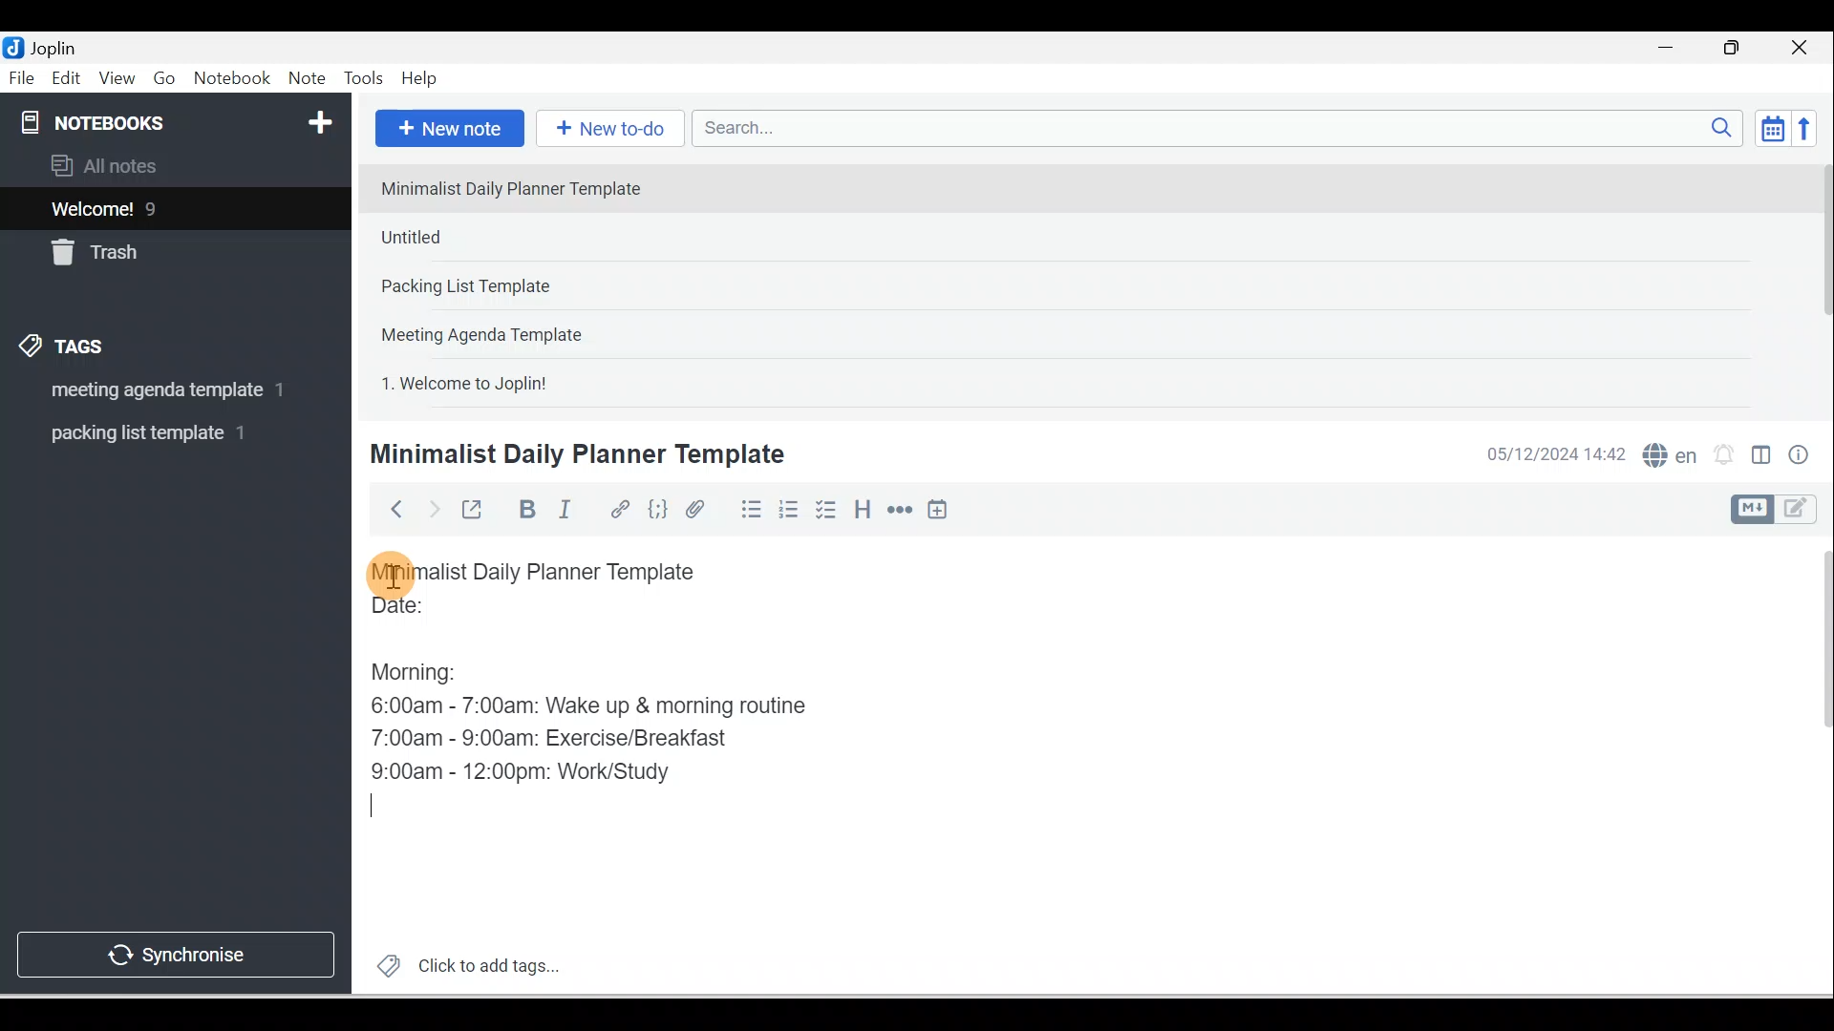 Image resolution: width=1834 pixels, height=1031 pixels. I want to click on Heading, so click(862, 508).